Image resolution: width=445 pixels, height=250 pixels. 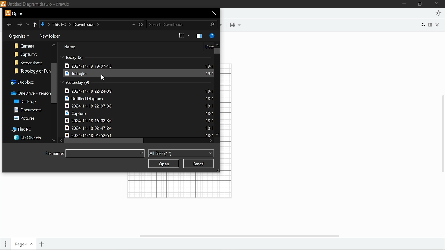 I want to click on New folder, so click(x=49, y=36).